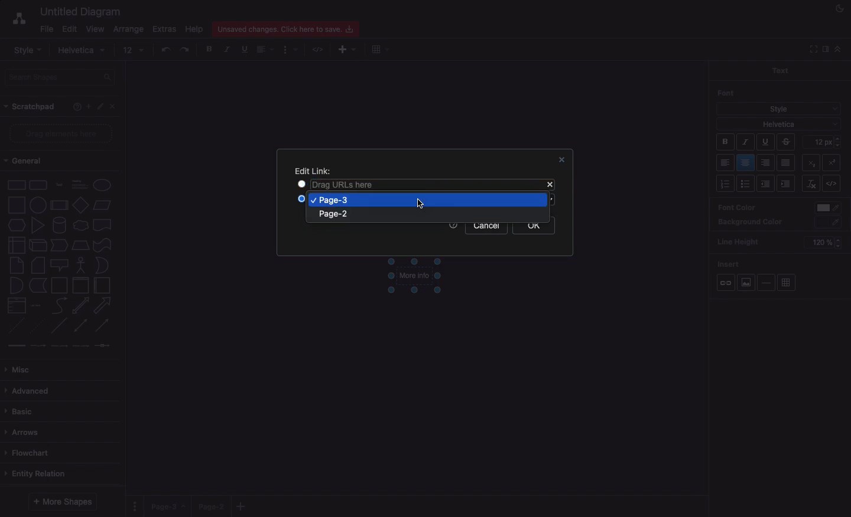  Describe the element at coordinates (83, 51) in the screenshot. I see `Helvetica` at that location.